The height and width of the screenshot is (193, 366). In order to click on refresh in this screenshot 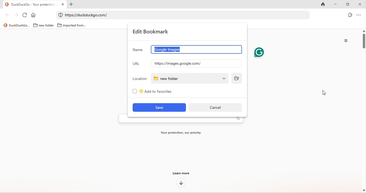, I will do `click(25, 15)`.